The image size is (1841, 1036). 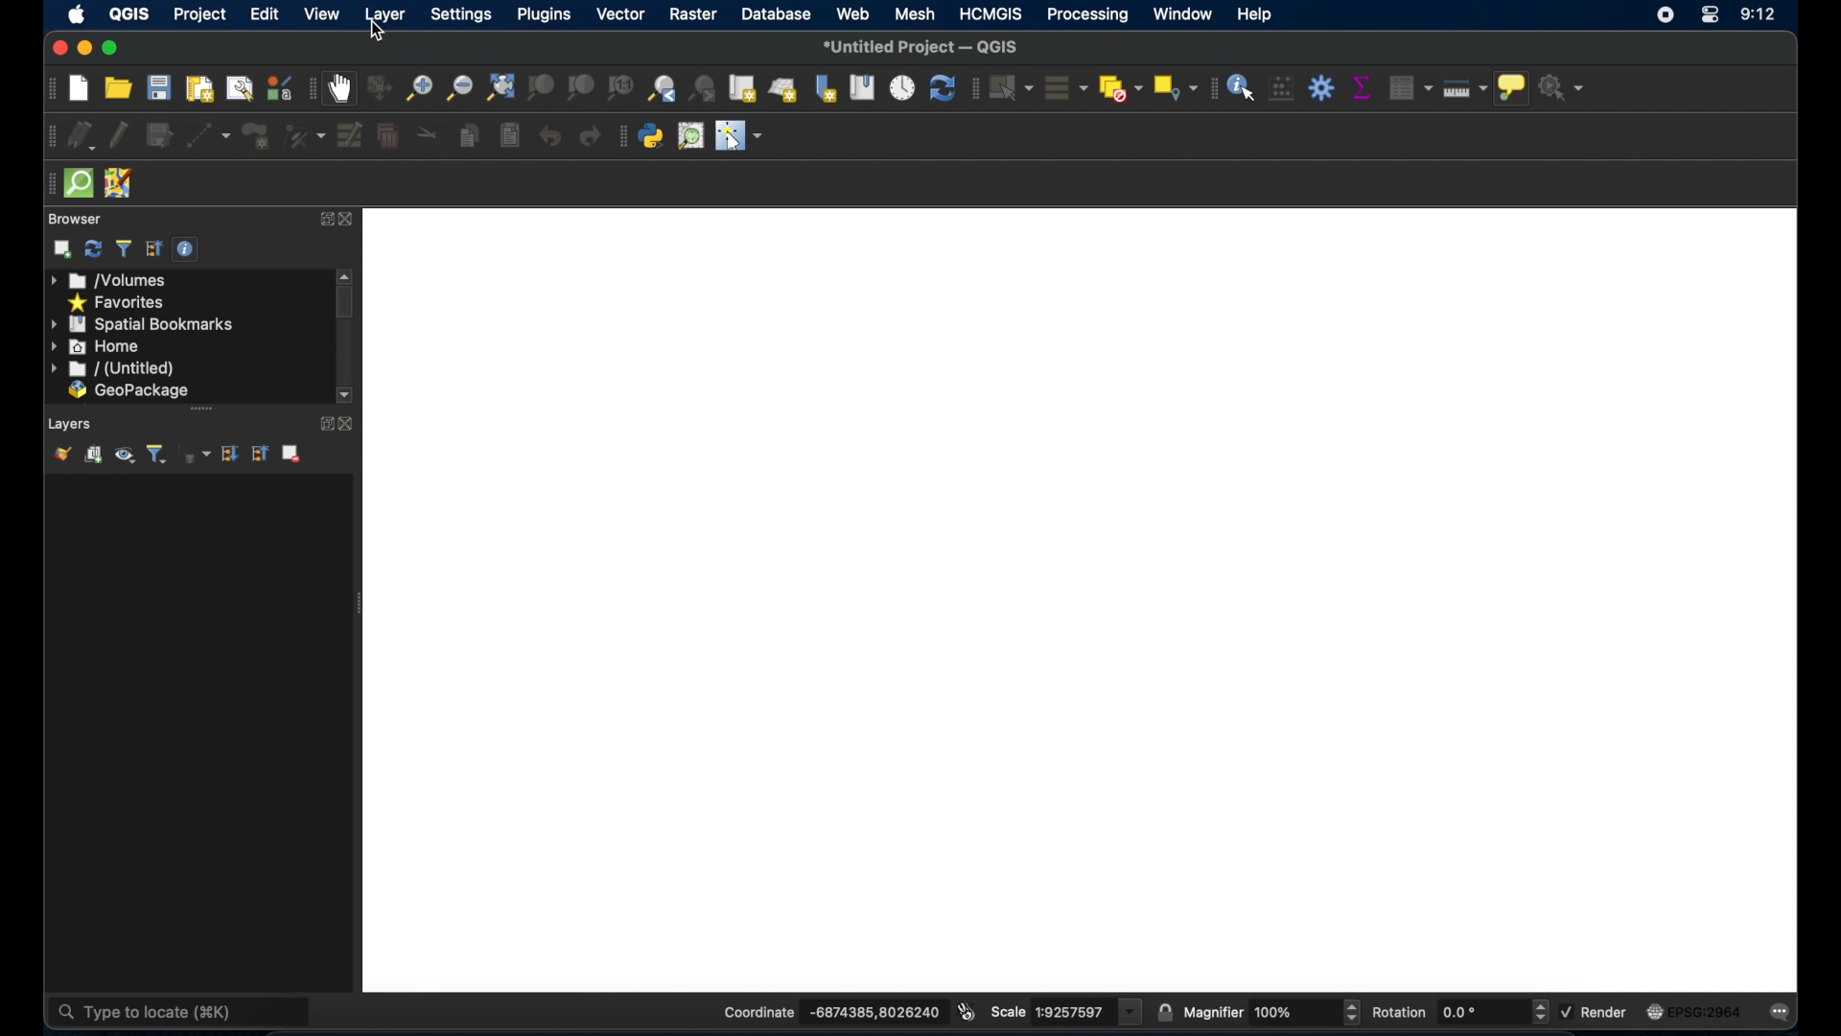 What do you see at coordinates (125, 457) in the screenshot?
I see `manage map themes` at bounding box center [125, 457].